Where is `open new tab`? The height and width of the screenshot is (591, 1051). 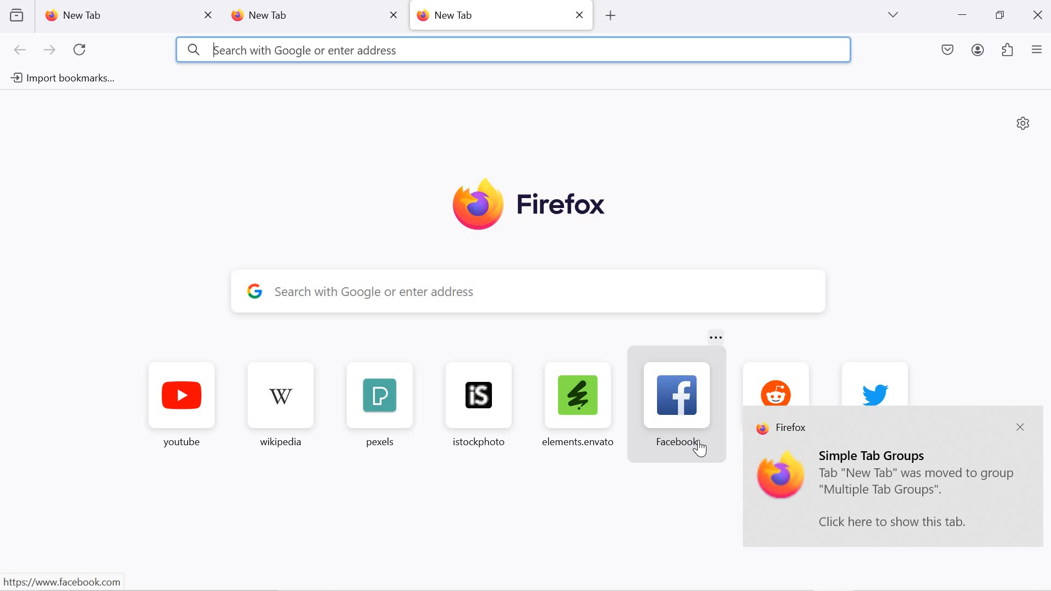 open new tab is located at coordinates (609, 15).